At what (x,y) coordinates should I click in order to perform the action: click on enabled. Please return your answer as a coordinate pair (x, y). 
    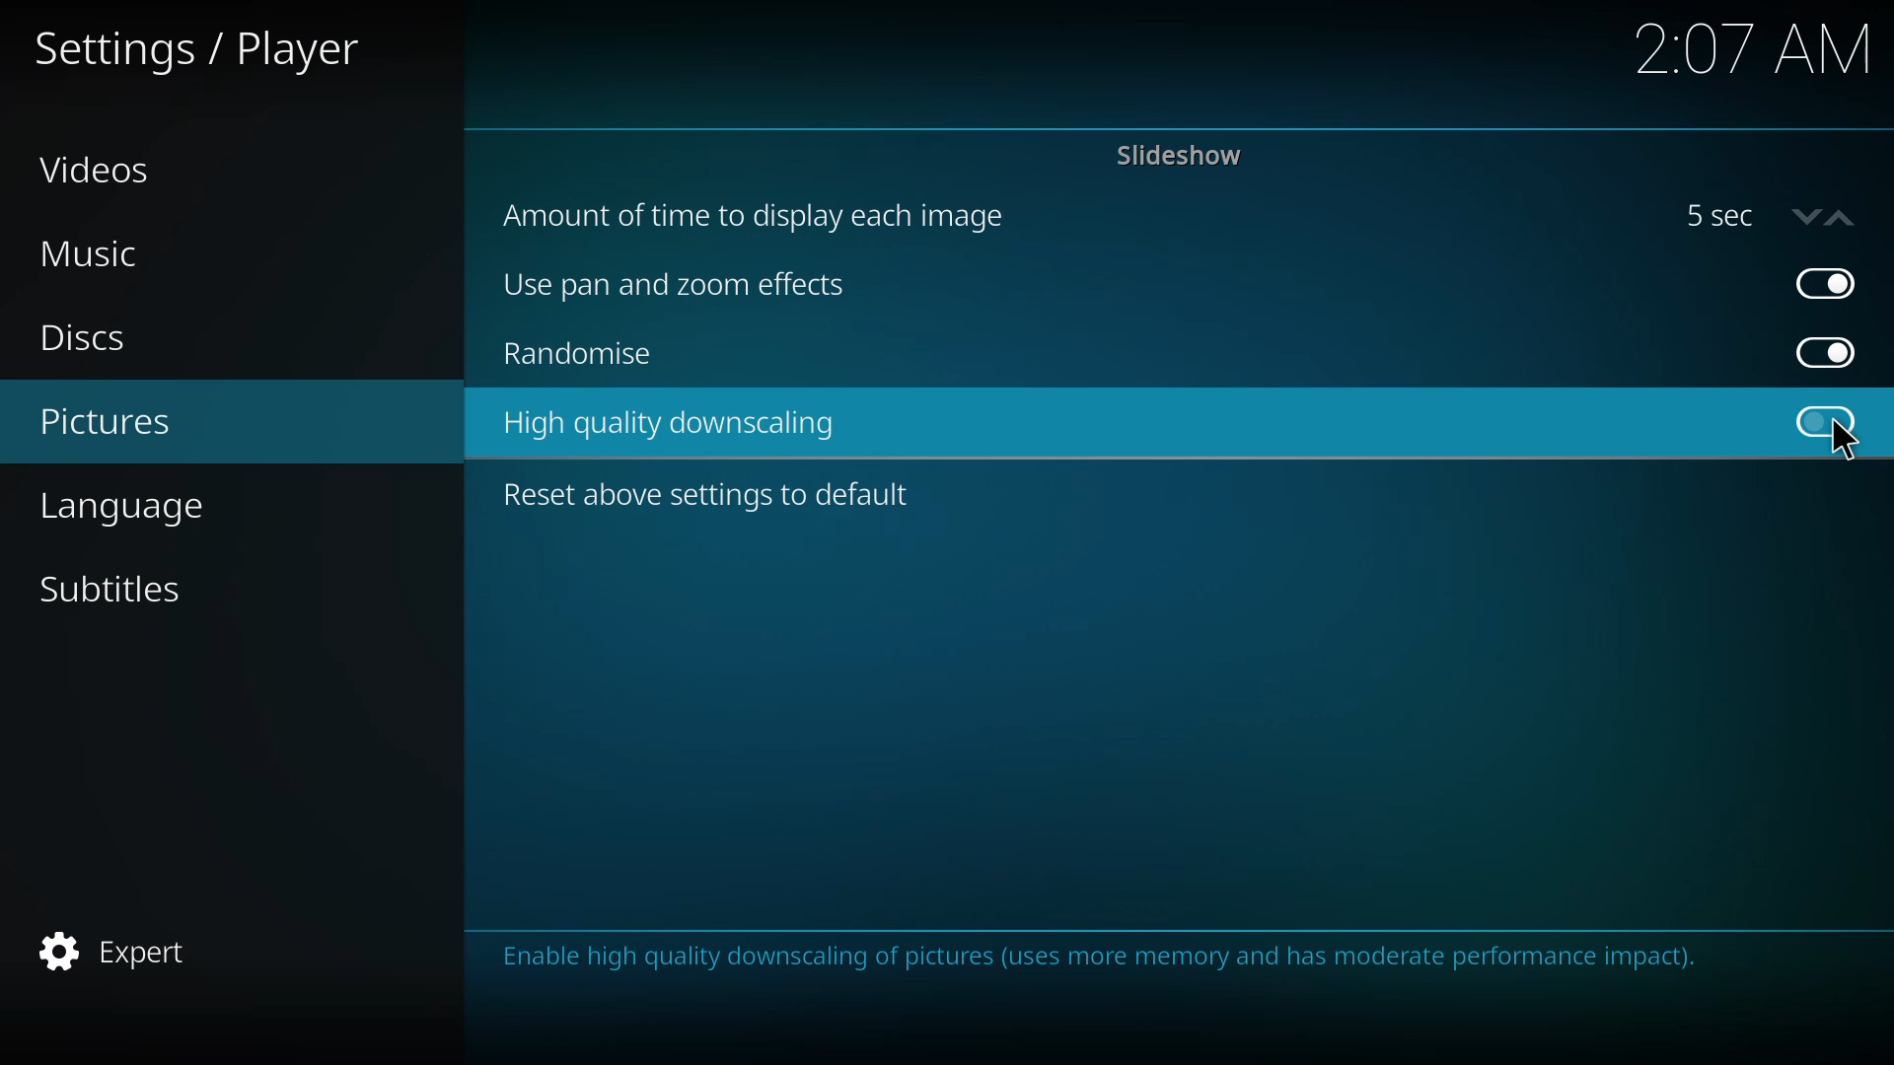
    Looking at the image, I should click on (1831, 353).